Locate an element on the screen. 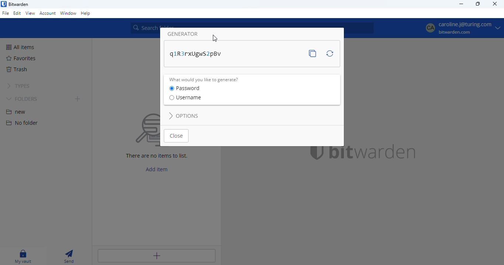 Image resolution: width=504 pixels, height=265 pixels. no folder is located at coordinates (21, 123).